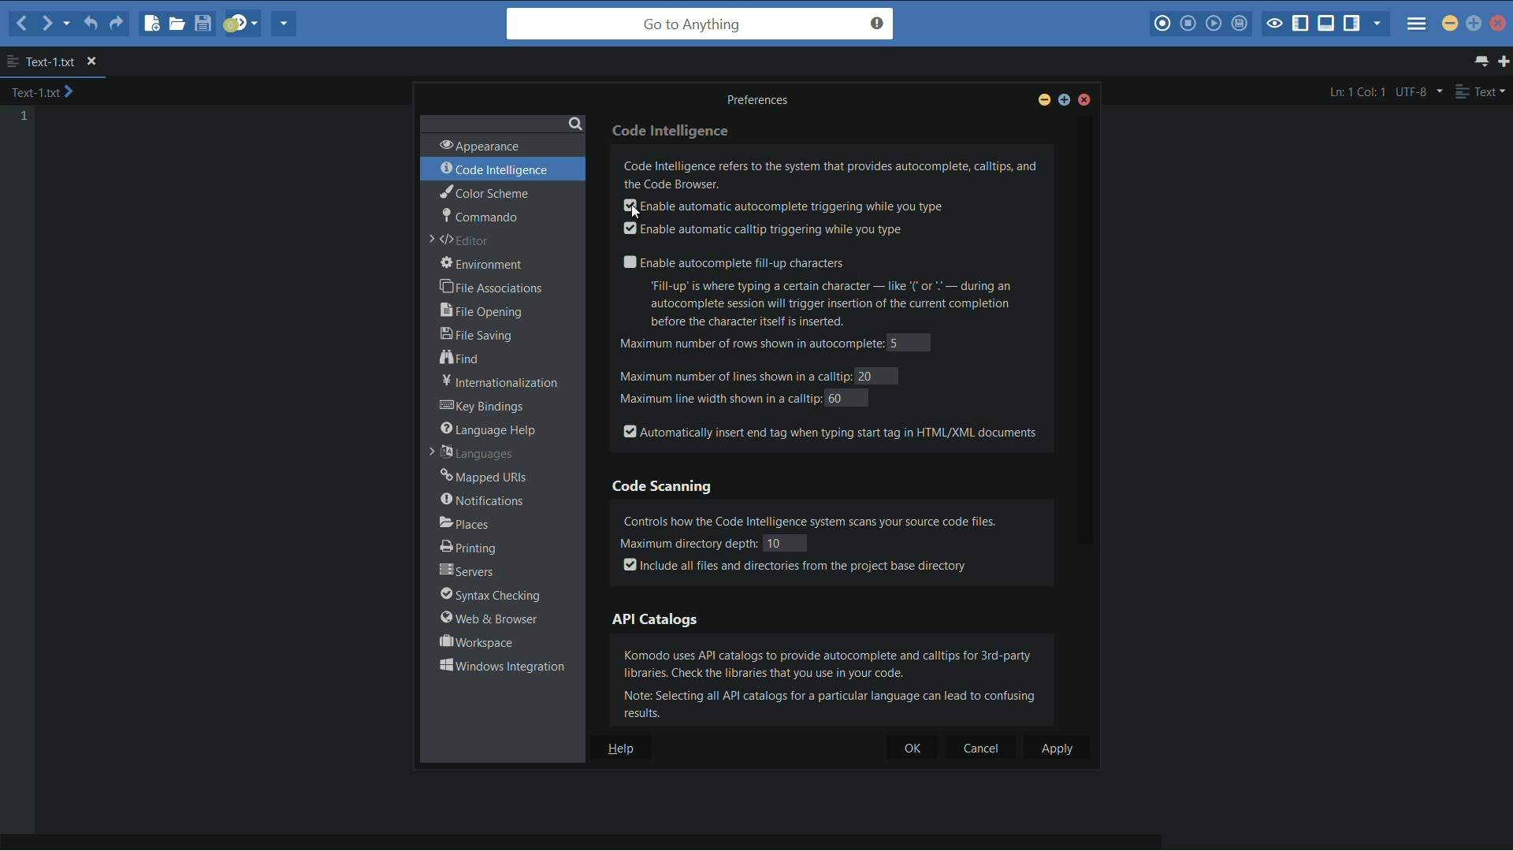 This screenshot has height=851, width=1513. I want to click on text-1.txt, so click(41, 61).